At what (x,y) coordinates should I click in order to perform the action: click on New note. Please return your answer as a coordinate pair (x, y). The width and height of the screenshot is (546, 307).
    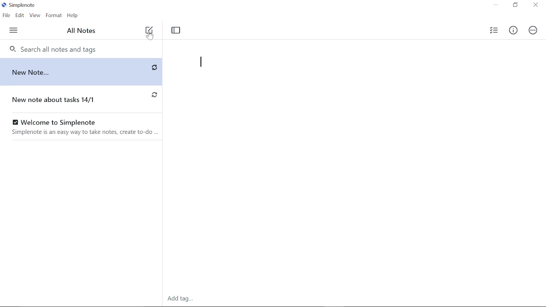
    Looking at the image, I should click on (149, 29).